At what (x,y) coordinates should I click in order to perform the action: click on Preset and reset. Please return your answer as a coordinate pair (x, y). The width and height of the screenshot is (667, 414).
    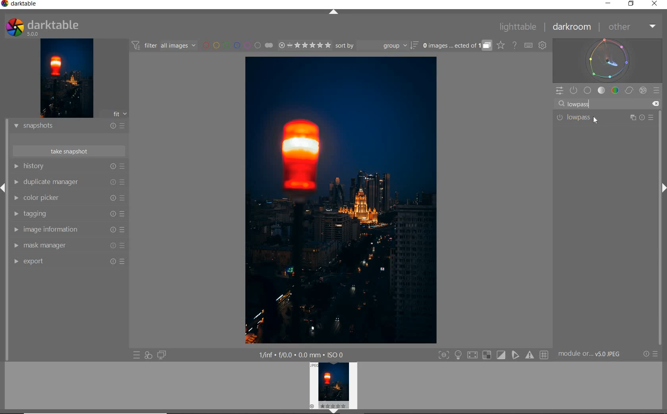
    Looking at the image, I should click on (657, 355).